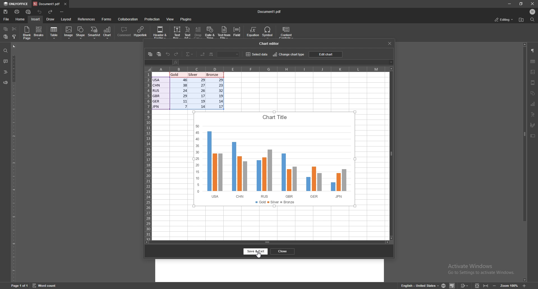 The height and width of the screenshot is (289, 538). What do you see at coordinates (5, 29) in the screenshot?
I see `copy` at bounding box center [5, 29].